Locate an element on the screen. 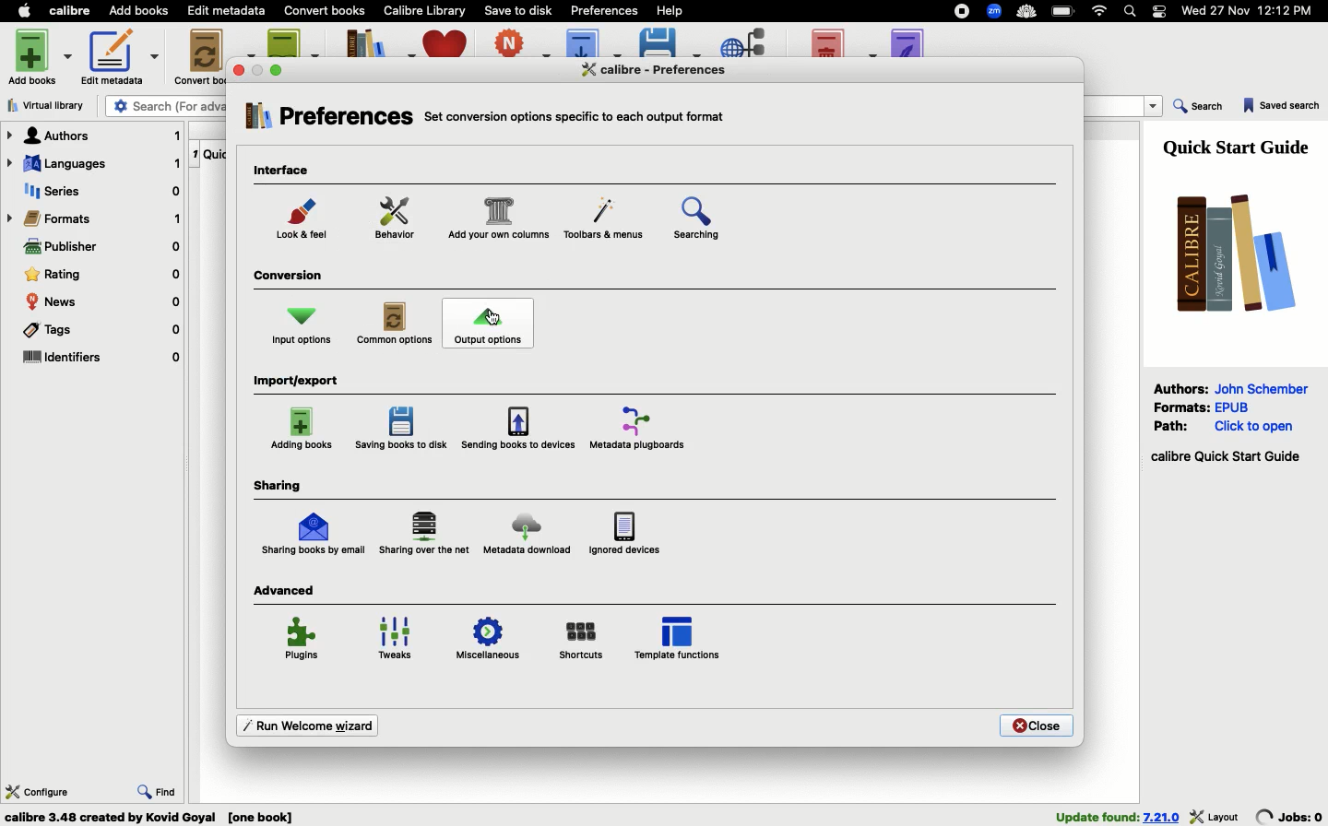 Image resolution: width=1328 pixels, height=826 pixels. Search is located at coordinates (1199, 108).